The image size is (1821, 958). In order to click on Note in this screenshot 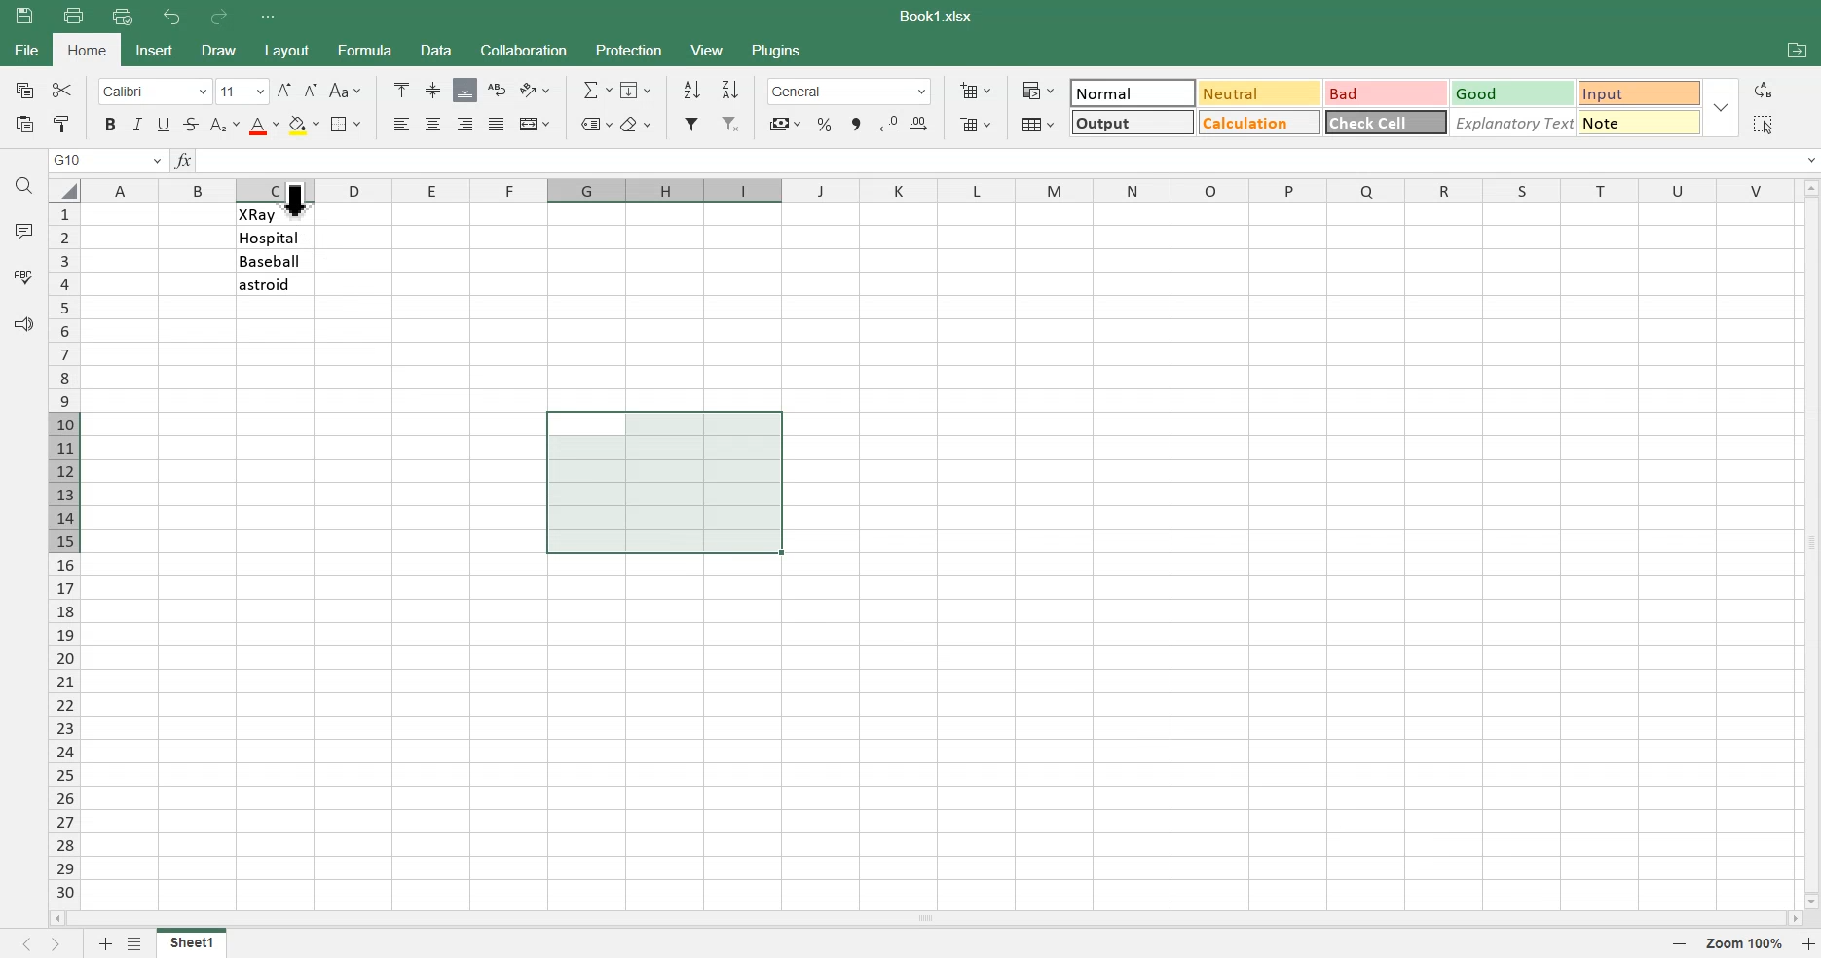, I will do `click(1642, 127)`.